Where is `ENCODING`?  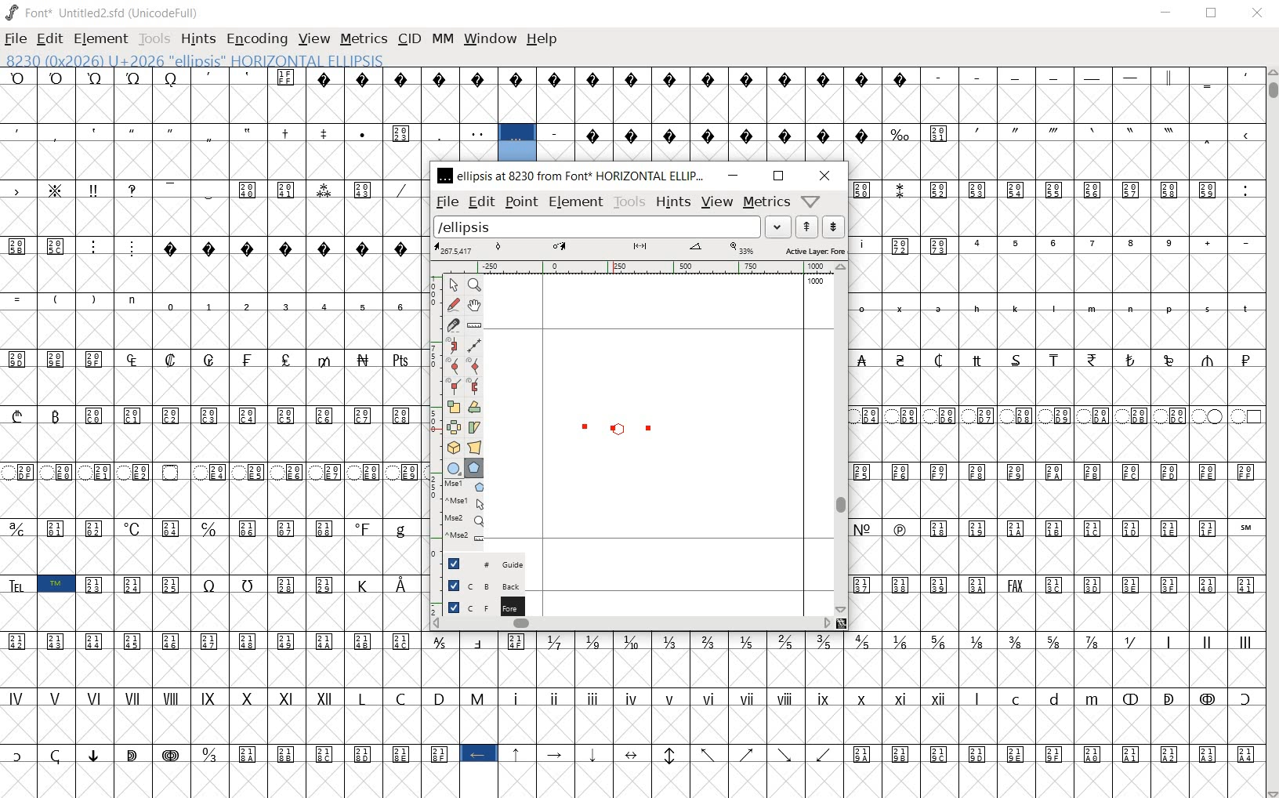
ENCODING is located at coordinates (255, 39).